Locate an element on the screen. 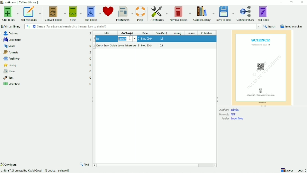  Cursor is located at coordinates (129, 38).